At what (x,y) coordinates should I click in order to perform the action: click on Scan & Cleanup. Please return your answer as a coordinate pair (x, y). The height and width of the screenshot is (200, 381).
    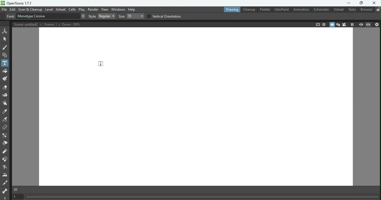
    Looking at the image, I should click on (31, 9).